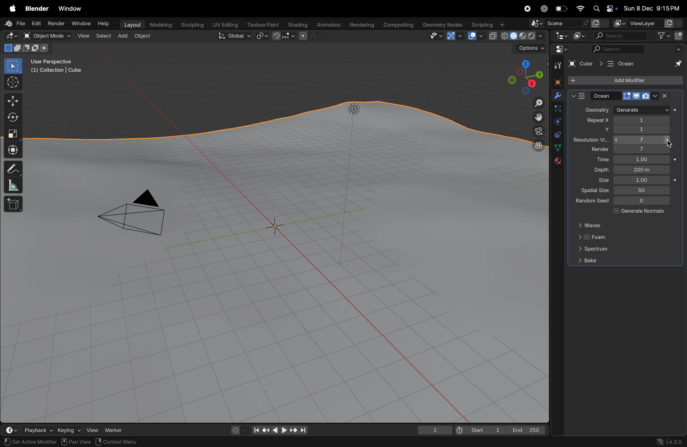  I want to click on view, so click(83, 36).